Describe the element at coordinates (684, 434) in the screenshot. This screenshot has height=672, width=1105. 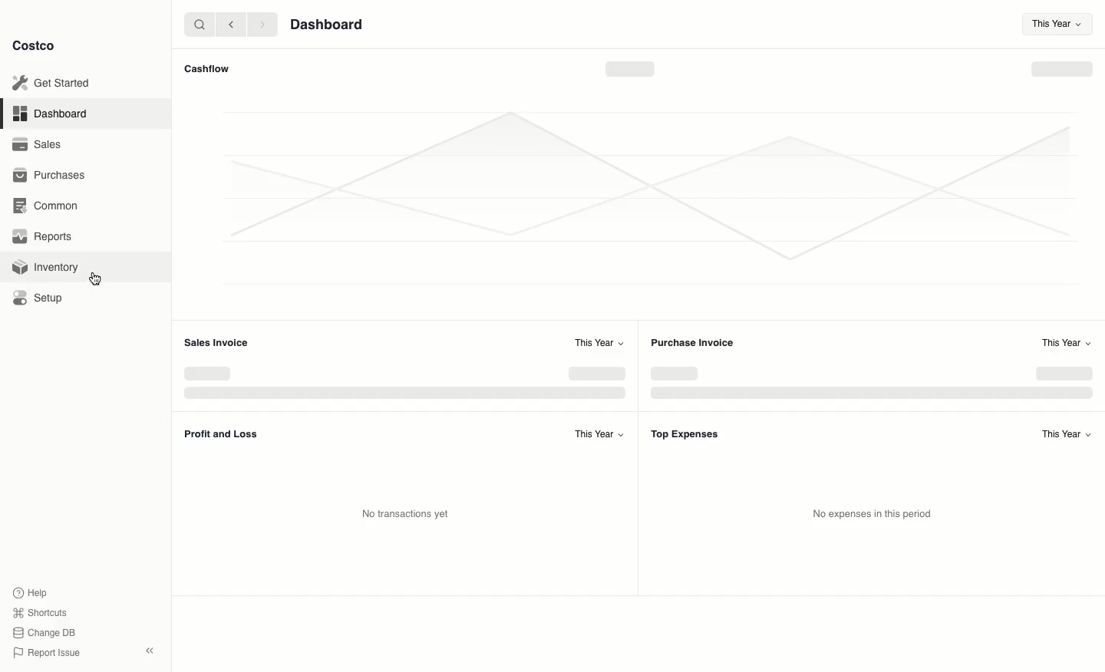
I see `Top Expenses` at that location.